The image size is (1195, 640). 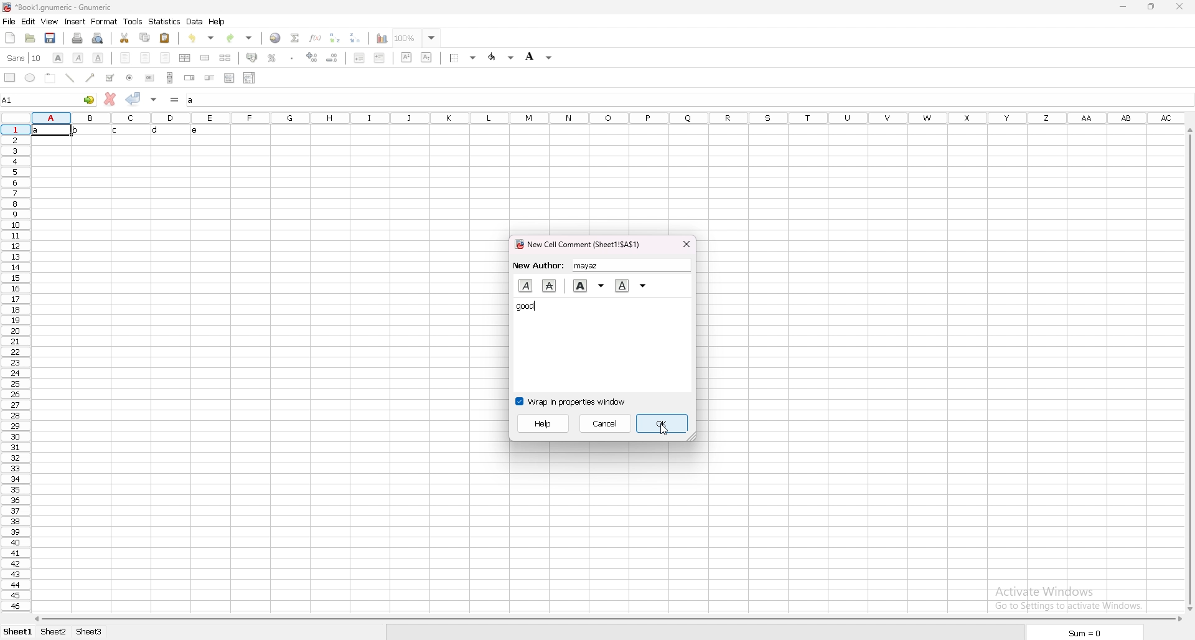 I want to click on function, so click(x=316, y=38).